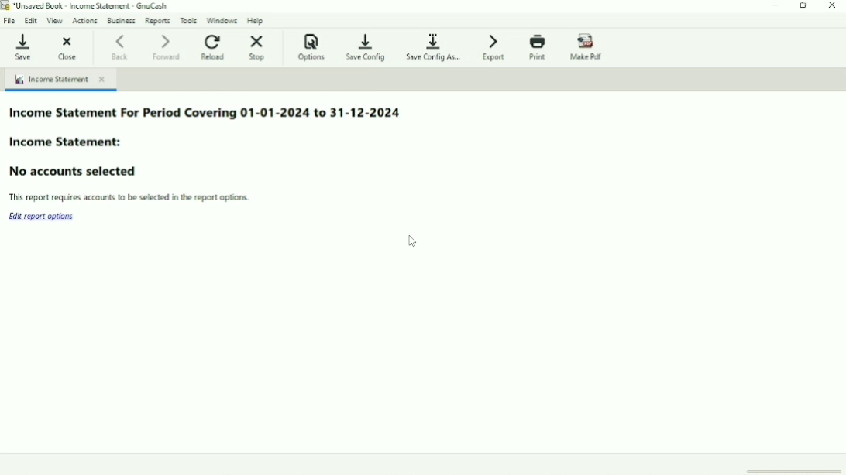  What do you see at coordinates (215, 46) in the screenshot?
I see `Reload` at bounding box center [215, 46].